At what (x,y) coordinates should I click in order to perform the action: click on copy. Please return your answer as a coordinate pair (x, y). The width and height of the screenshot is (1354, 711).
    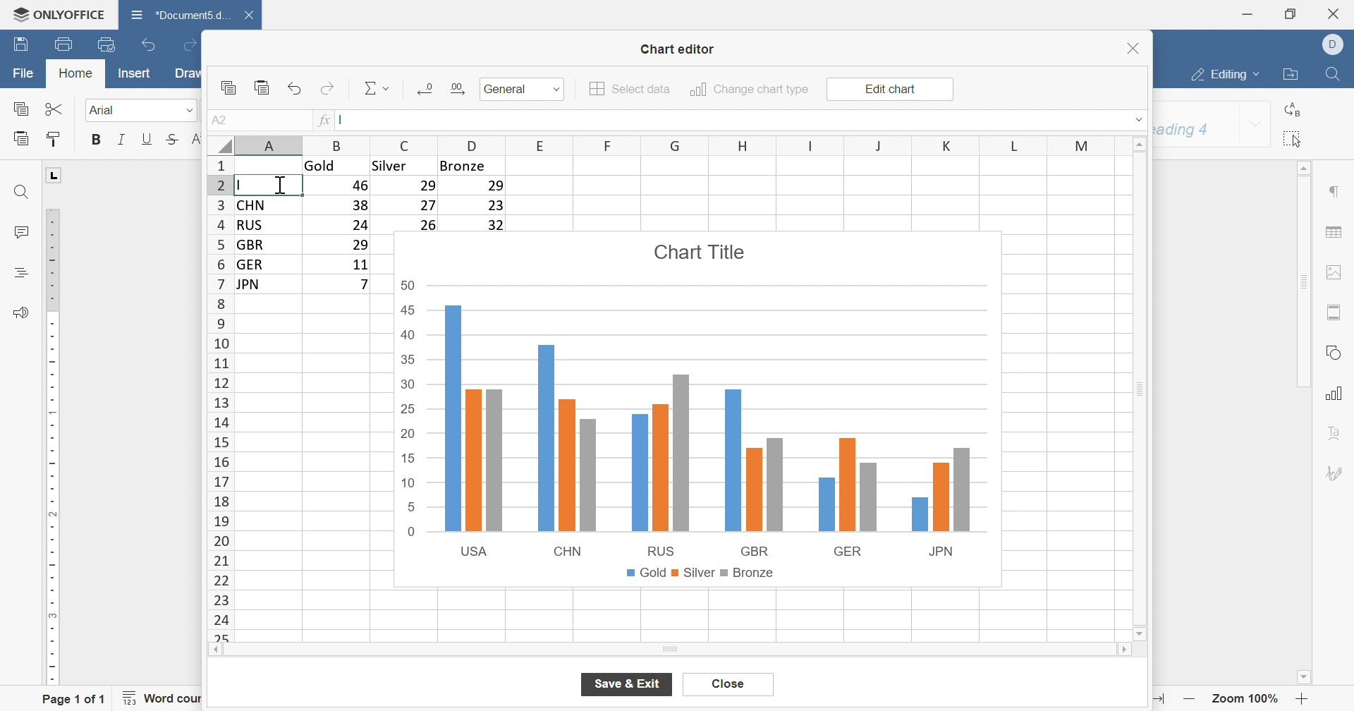
    Looking at the image, I should click on (228, 87).